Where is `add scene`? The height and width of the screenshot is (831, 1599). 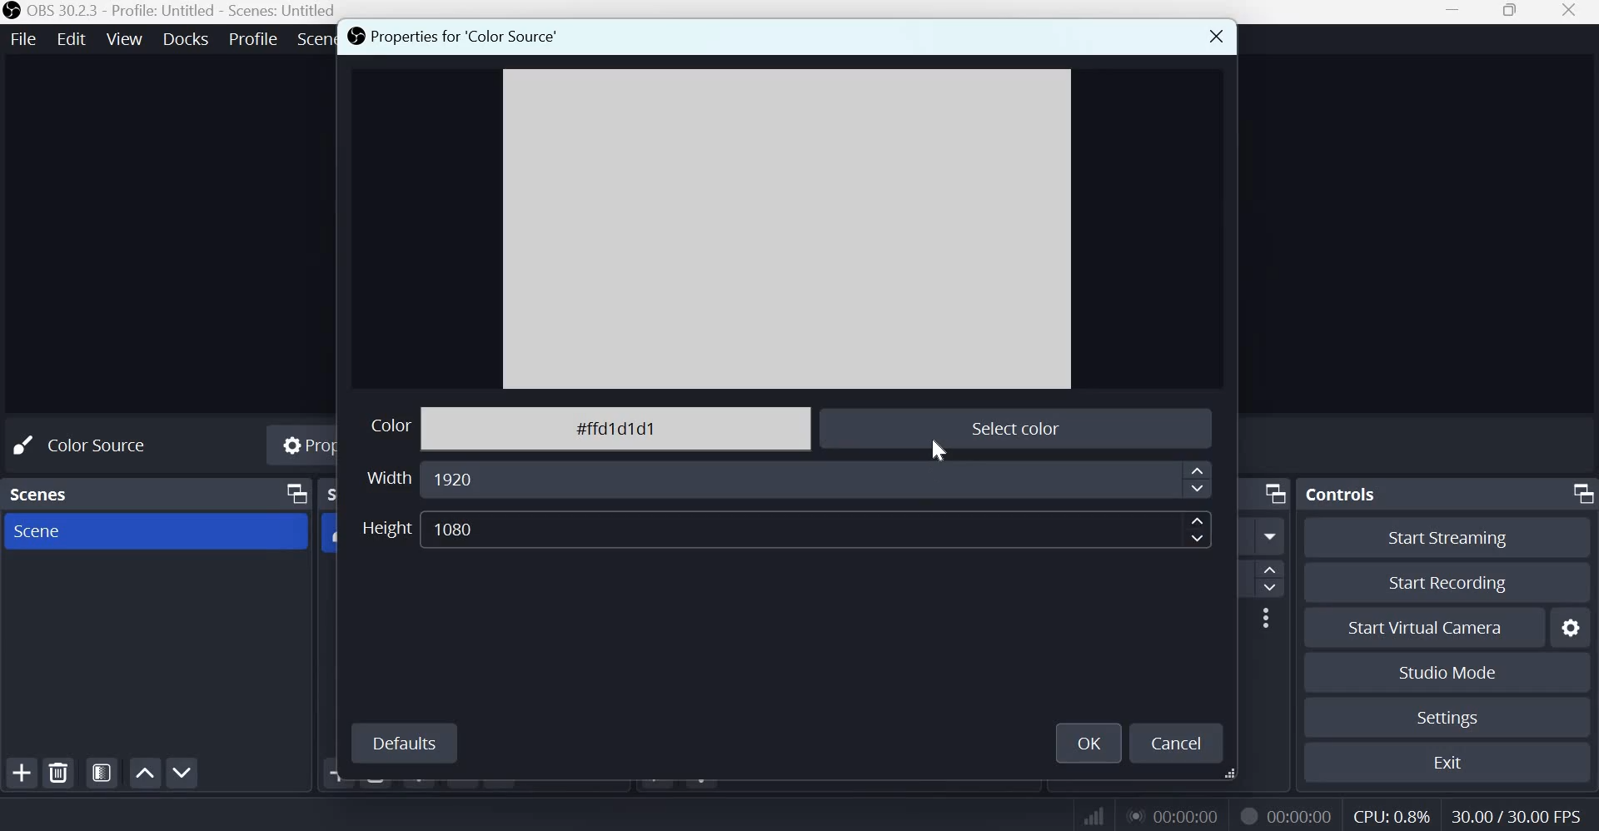 add scene is located at coordinates (22, 773).